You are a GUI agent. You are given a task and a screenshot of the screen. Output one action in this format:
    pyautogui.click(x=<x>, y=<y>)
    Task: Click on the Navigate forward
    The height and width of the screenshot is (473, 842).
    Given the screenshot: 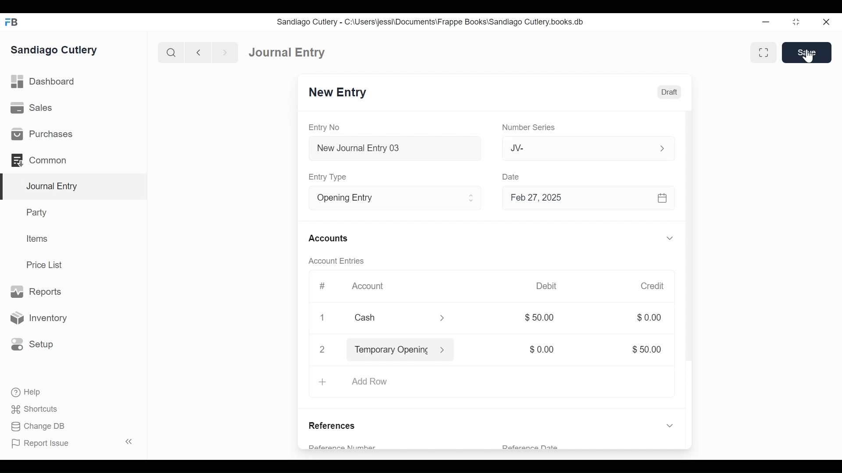 What is the action you would take?
    pyautogui.click(x=225, y=53)
    